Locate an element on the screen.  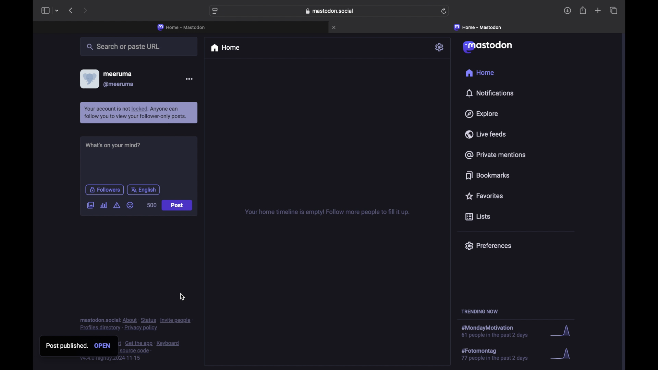
post published is located at coordinates (64, 347).